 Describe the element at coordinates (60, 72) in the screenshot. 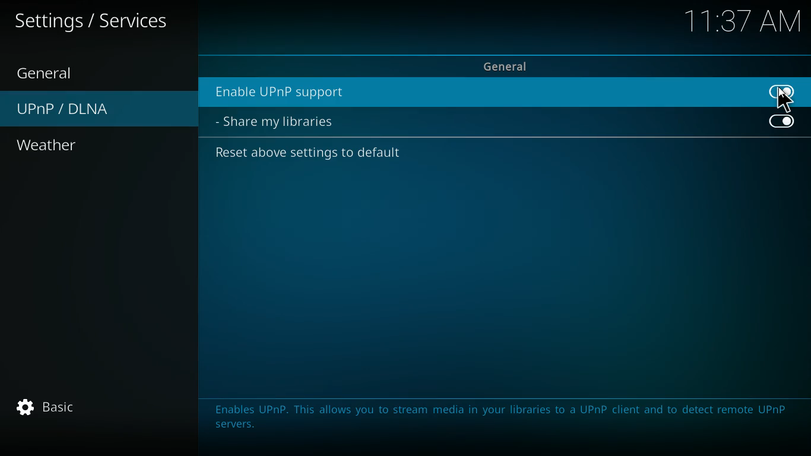

I see `general` at that location.